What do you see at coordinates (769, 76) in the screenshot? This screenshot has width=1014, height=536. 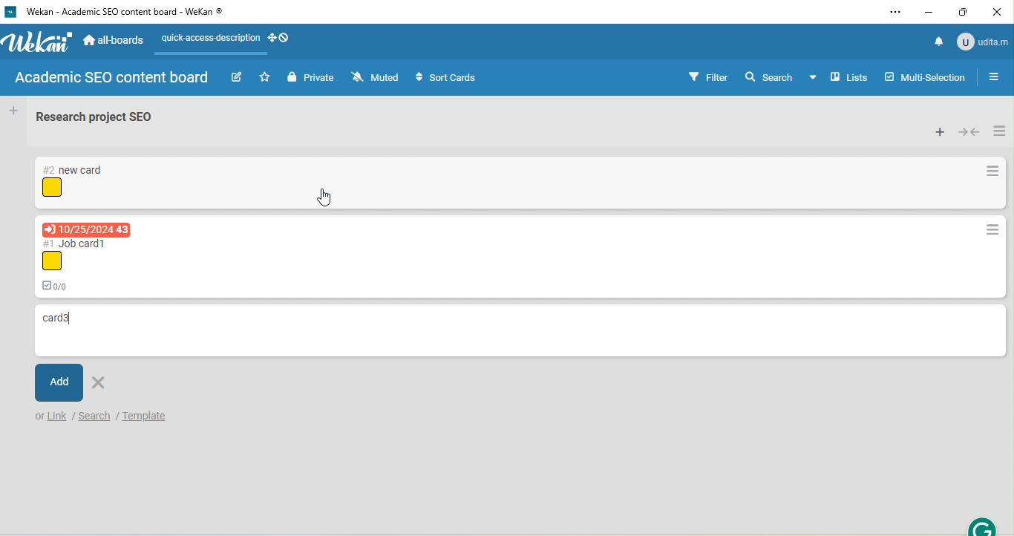 I see `search` at bounding box center [769, 76].